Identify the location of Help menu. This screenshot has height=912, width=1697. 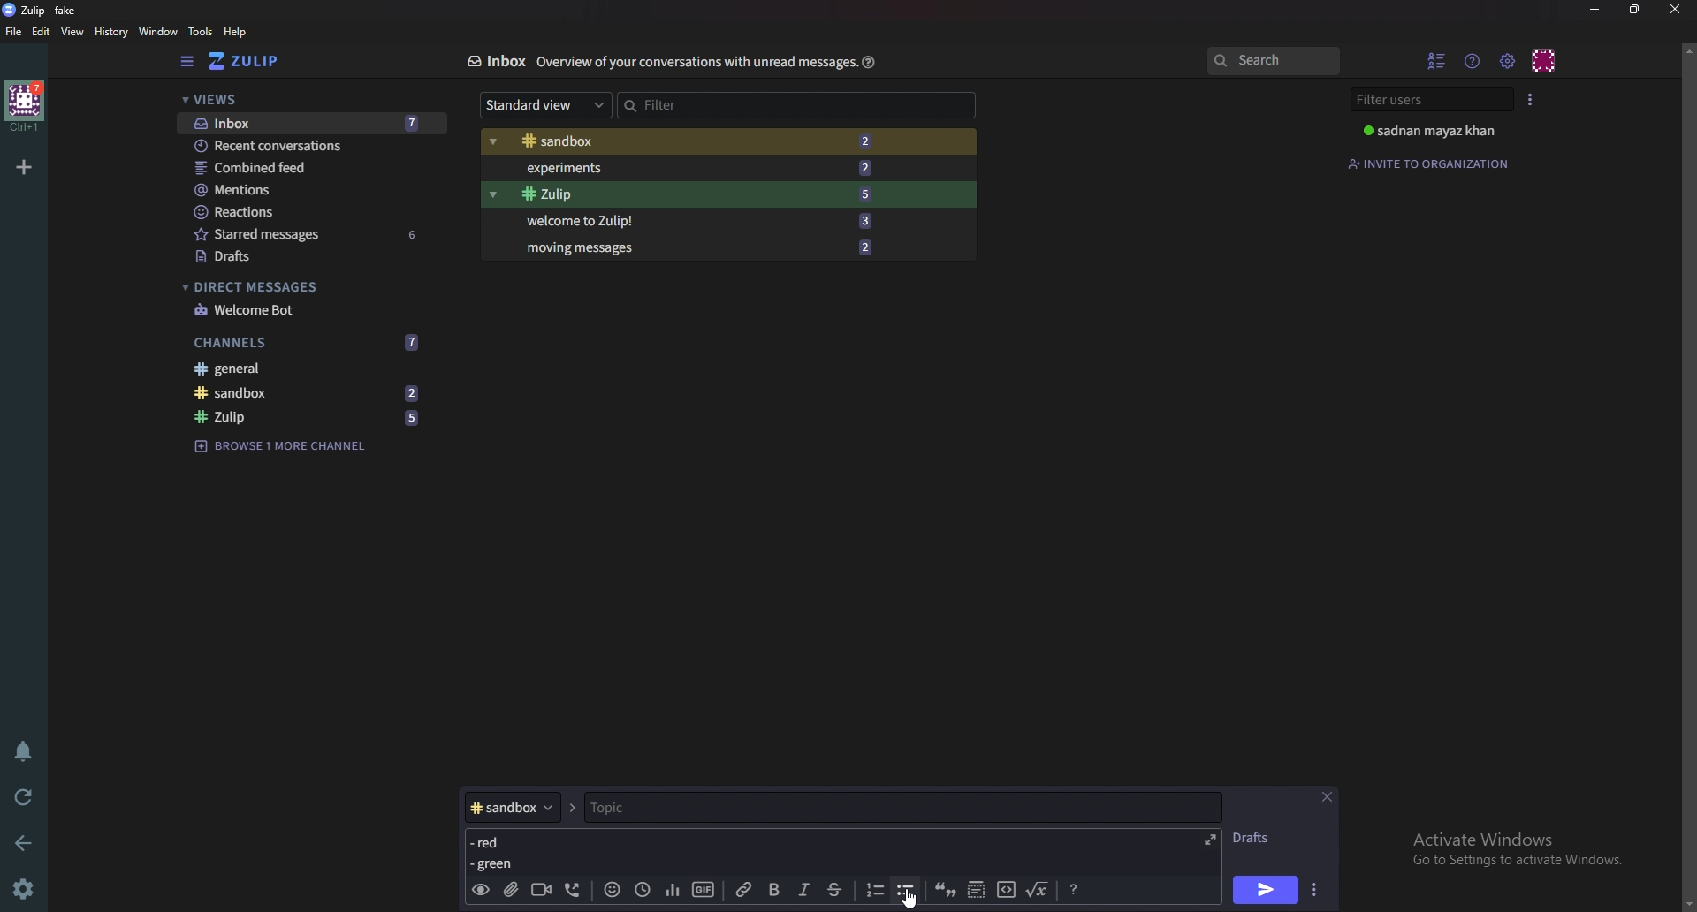
(1473, 60).